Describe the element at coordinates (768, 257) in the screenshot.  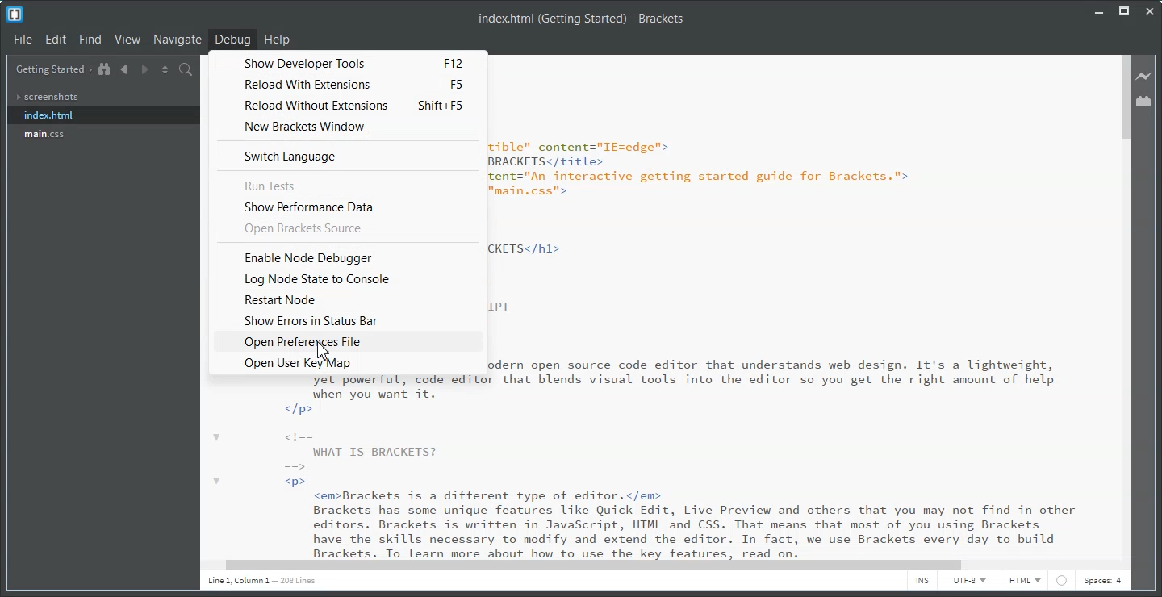
I see `Text 3` at that location.